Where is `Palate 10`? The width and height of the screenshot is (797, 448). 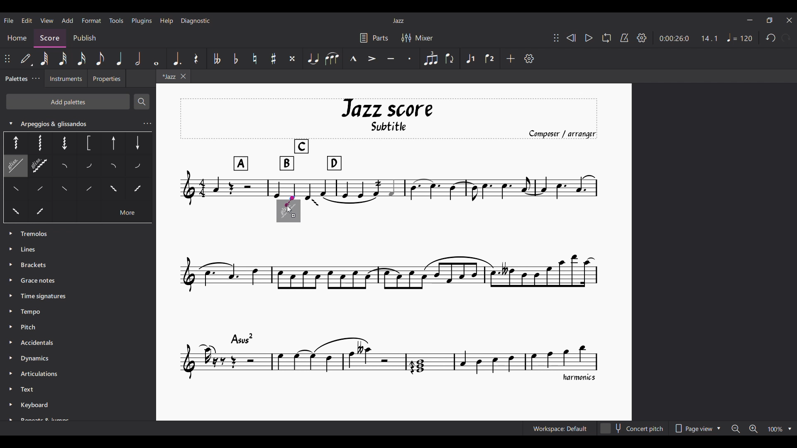
Palate 10 is located at coordinates (90, 167).